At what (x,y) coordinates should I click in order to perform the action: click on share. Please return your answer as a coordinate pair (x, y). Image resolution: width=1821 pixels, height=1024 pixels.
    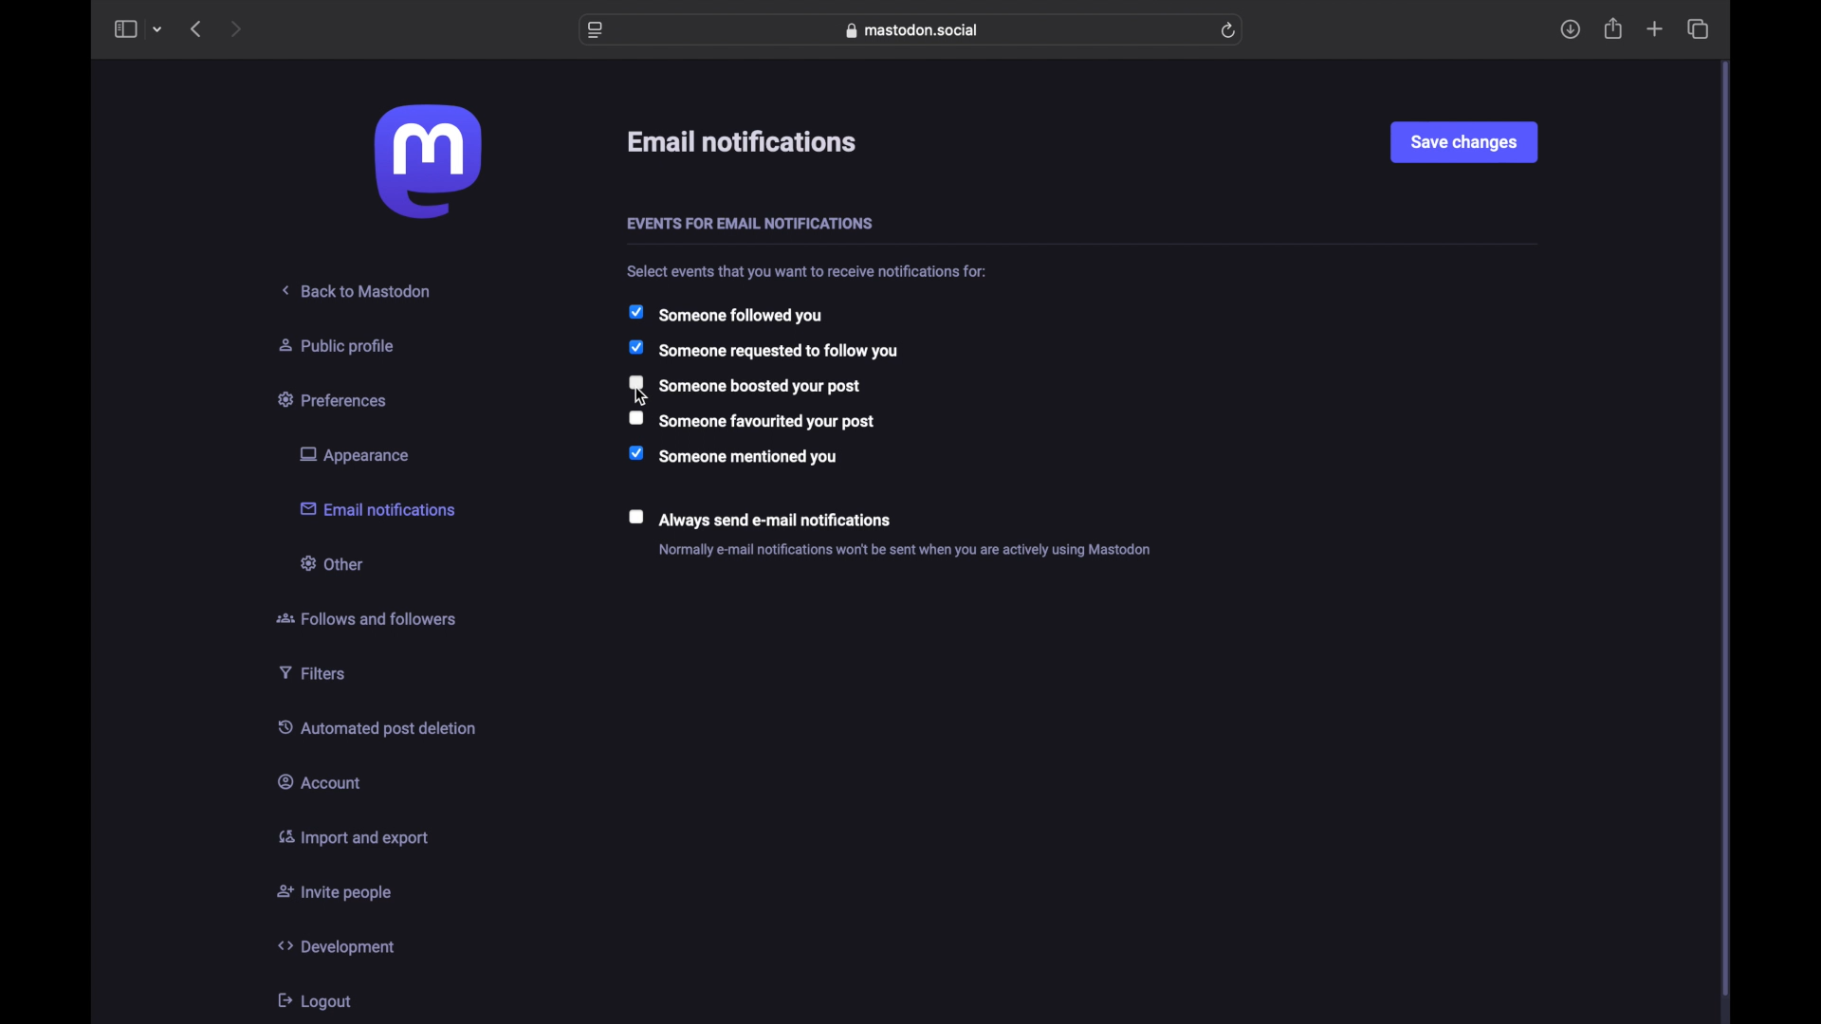
    Looking at the image, I should click on (1614, 28).